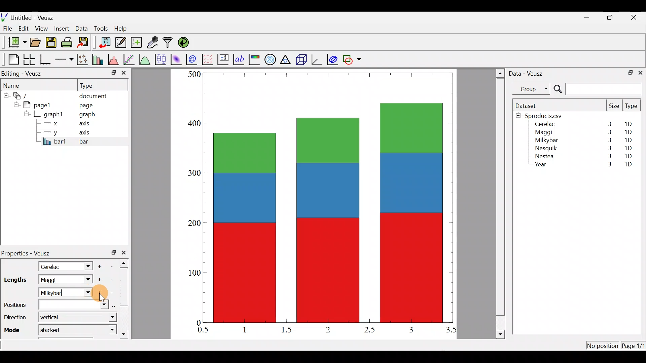  Describe the element at coordinates (99, 59) in the screenshot. I see `Plot bar charts` at that location.